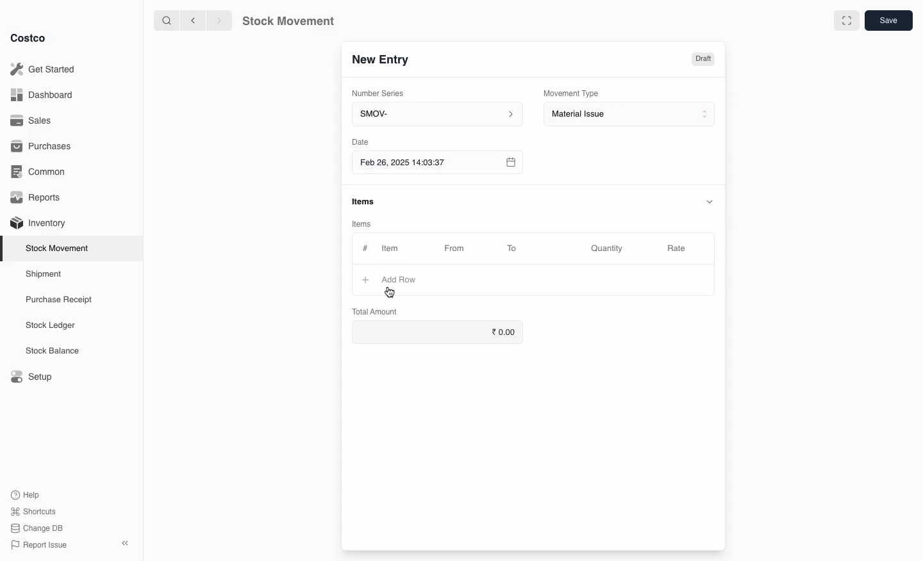 The height and width of the screenshot is (561, 923). Describe the element at coordinates (382, 62) in the screenshot. I see `New Entry` at that location.